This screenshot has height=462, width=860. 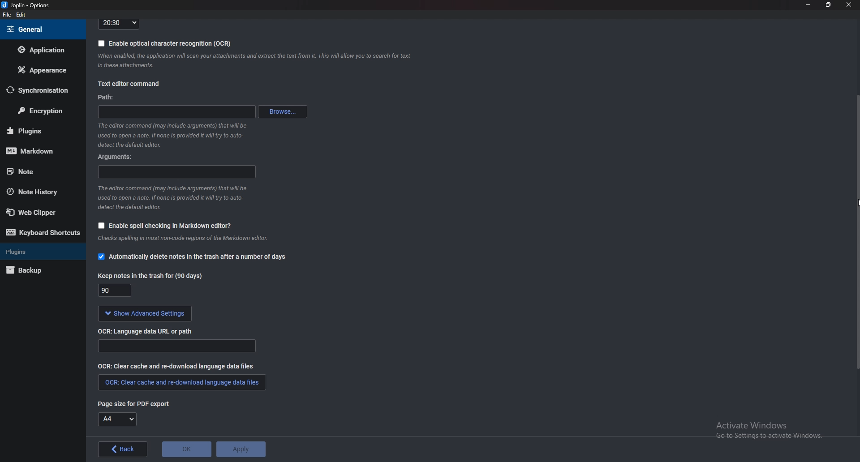 What do you see at coordinates (38, 271) in the screenshot?
I see `Back up` at bounding box center [38, 271].